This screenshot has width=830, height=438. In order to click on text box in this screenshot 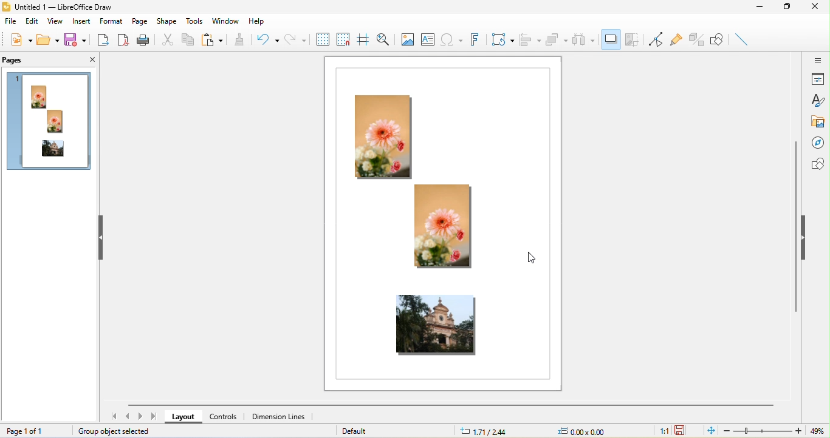, I will do `click(428, 38)`.